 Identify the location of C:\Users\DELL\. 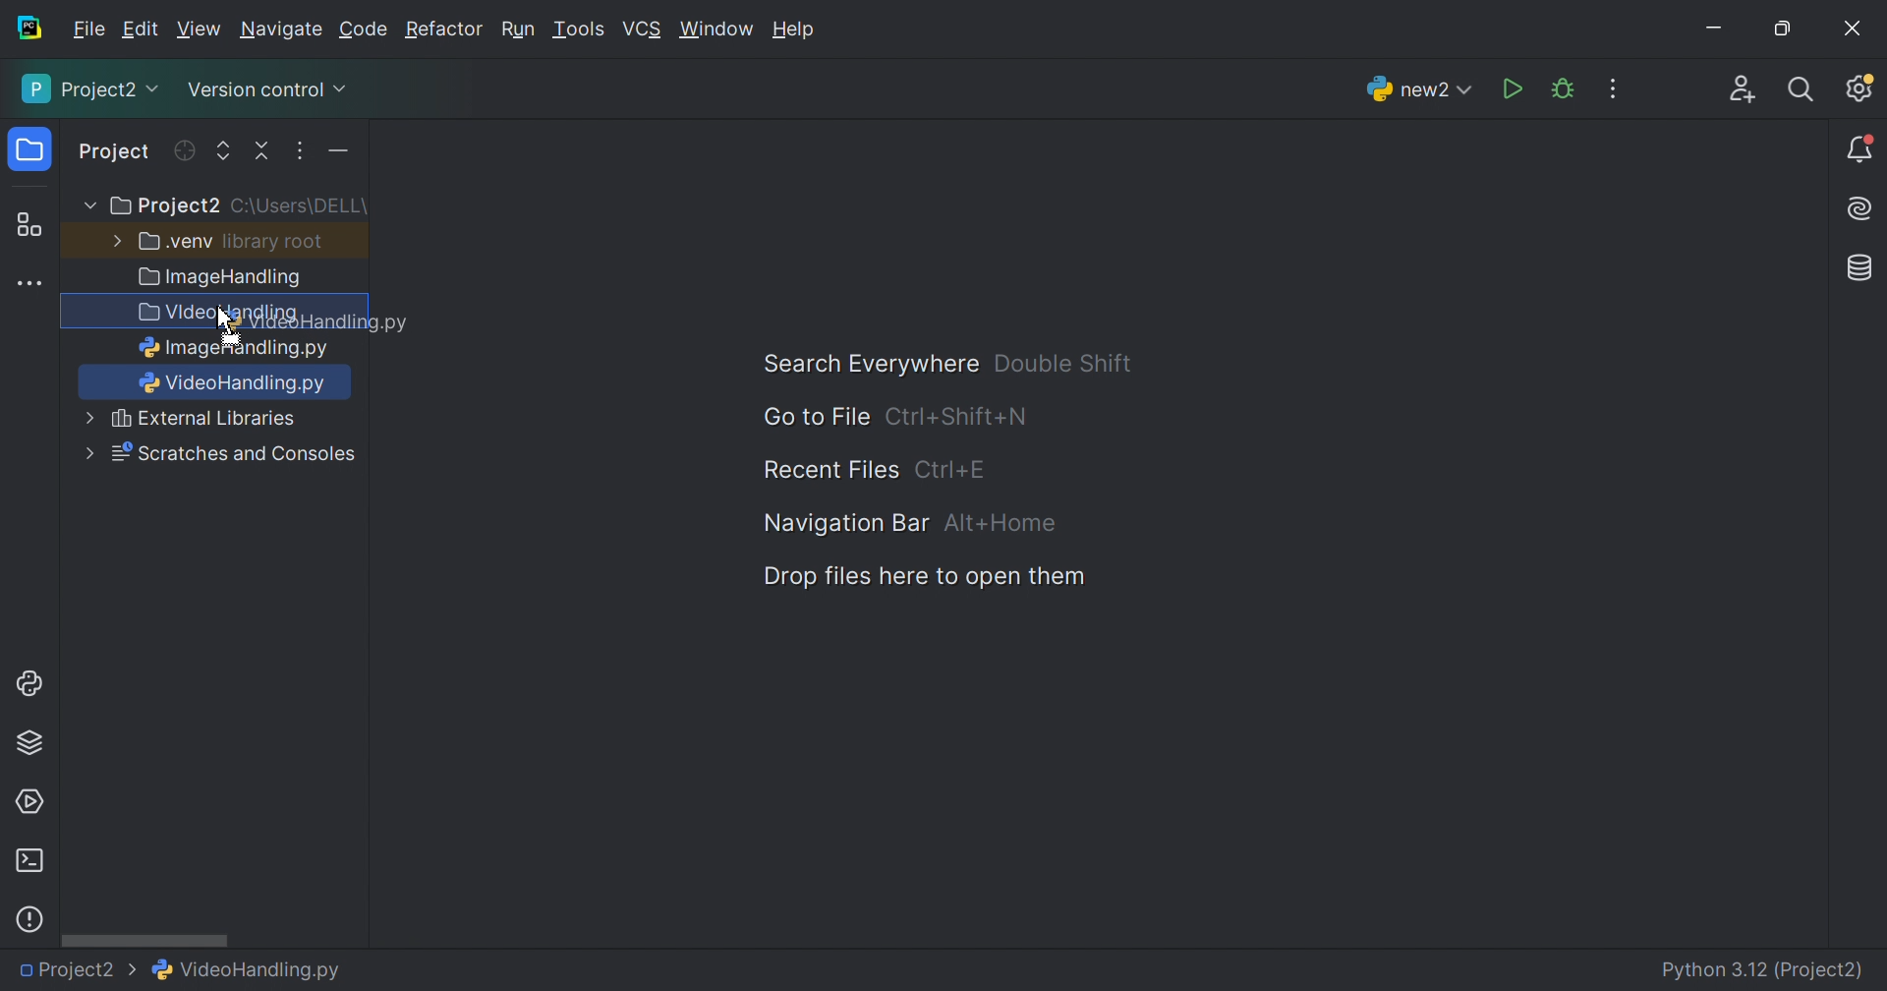
(299, 206).